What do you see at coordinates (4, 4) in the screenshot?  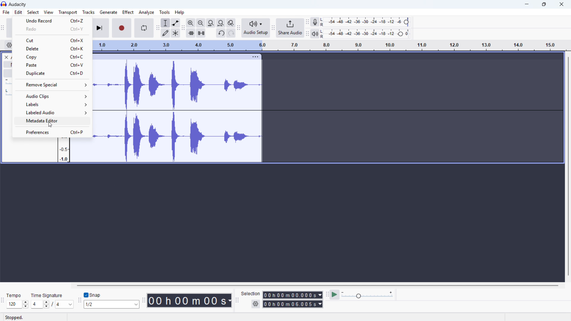 I see `logo` at bounding box center [4, 4].